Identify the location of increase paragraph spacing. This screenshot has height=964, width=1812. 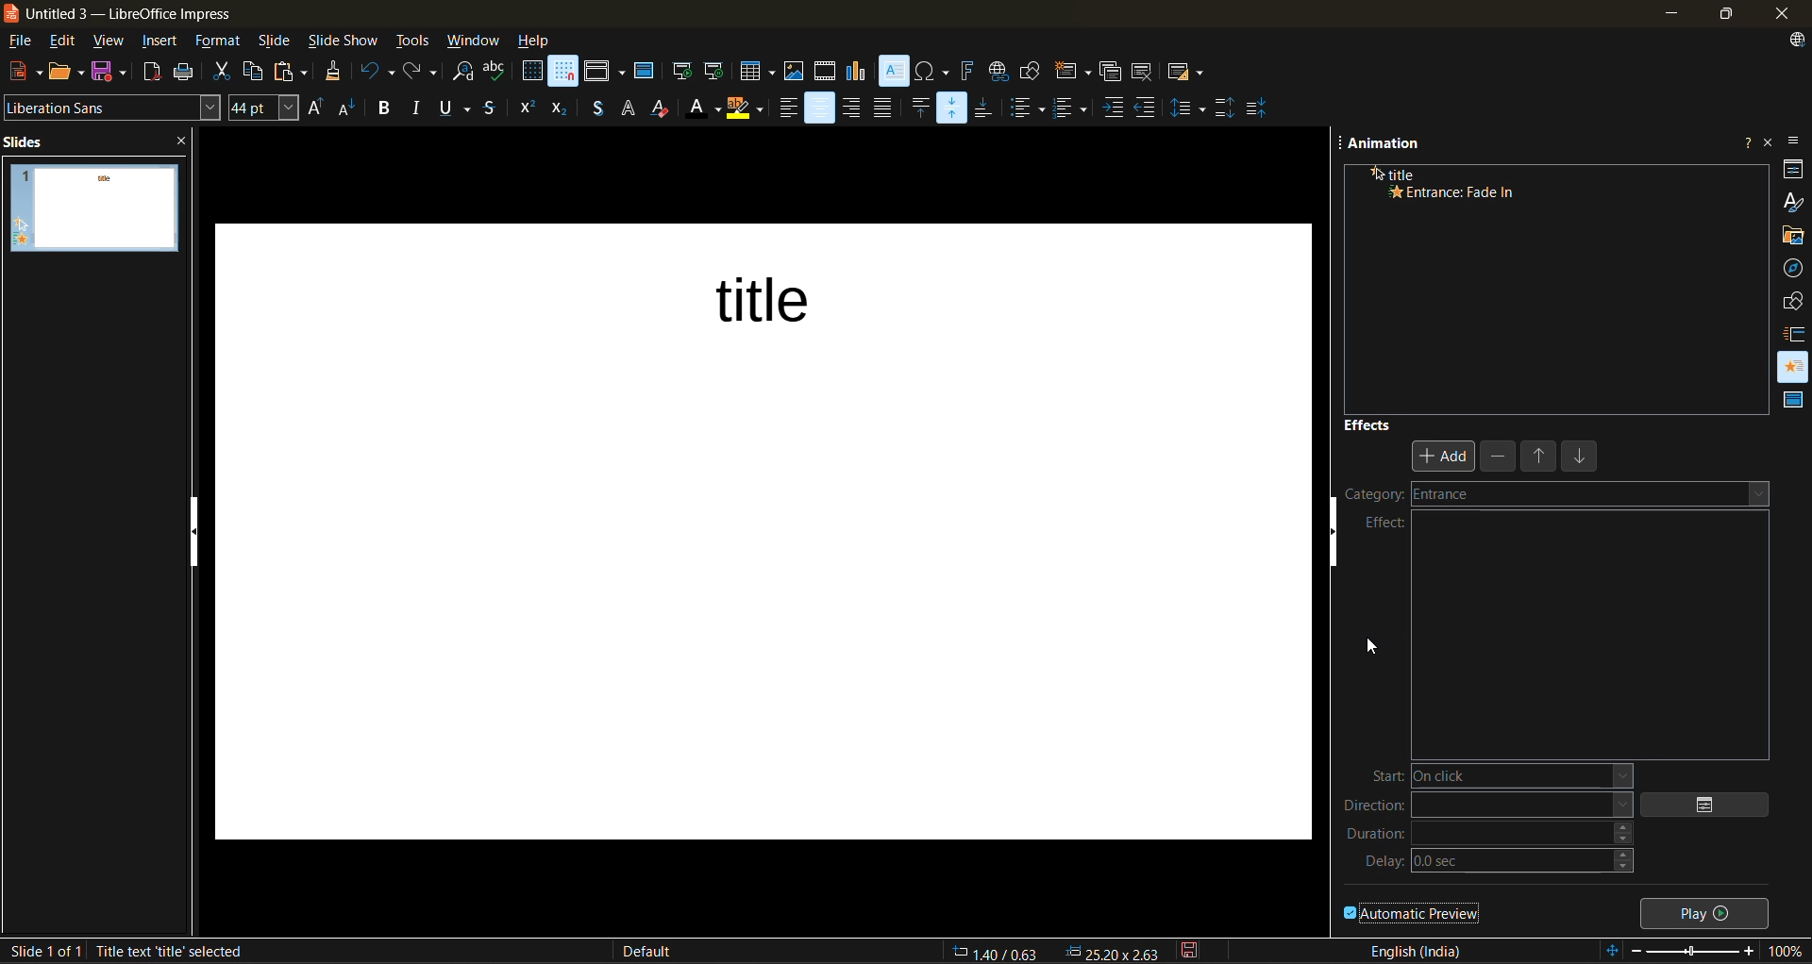
(1224, 108).